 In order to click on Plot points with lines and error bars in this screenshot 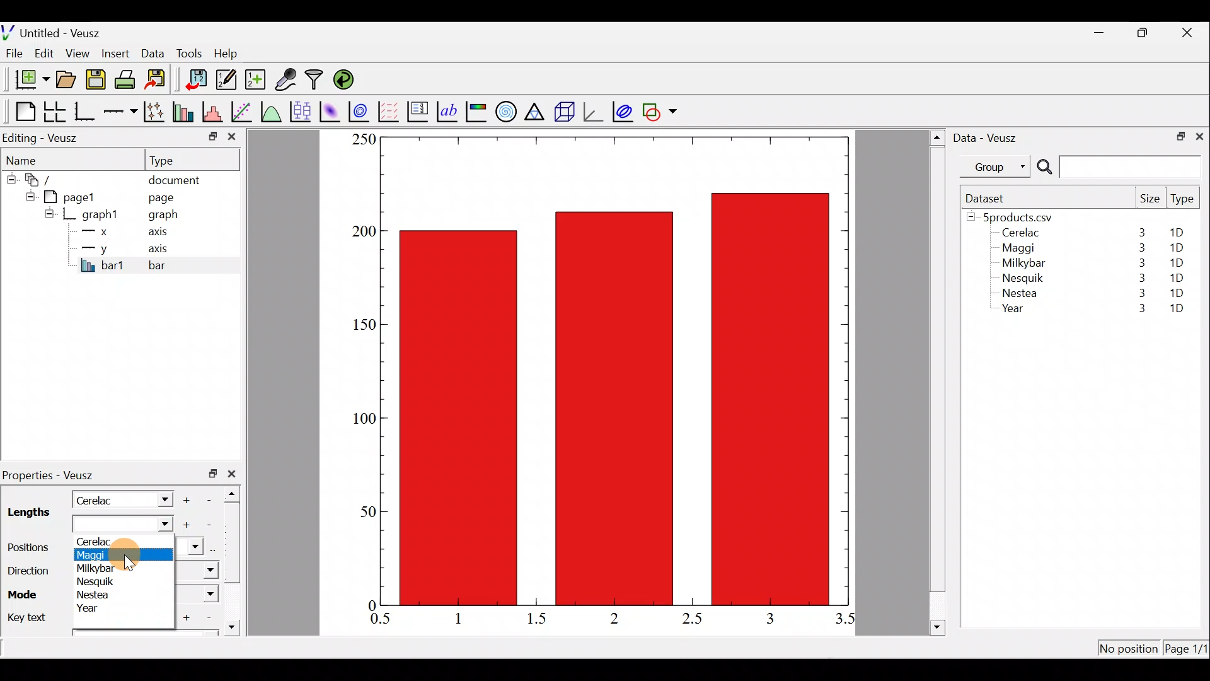, I will do `click(156, 112)`.